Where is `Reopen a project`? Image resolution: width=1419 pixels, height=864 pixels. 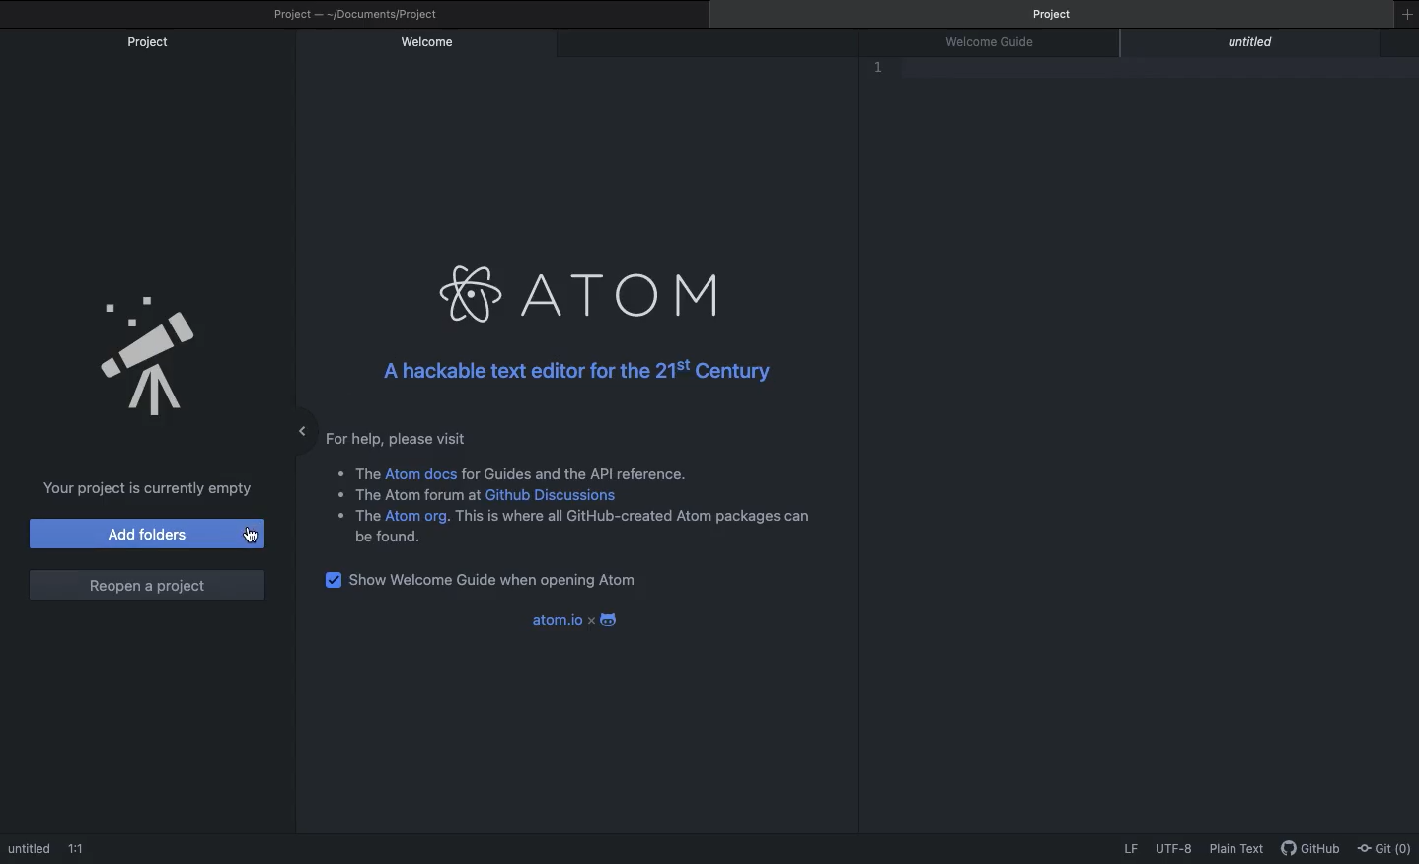
Reopen a project is located at coordinates (147, 584).